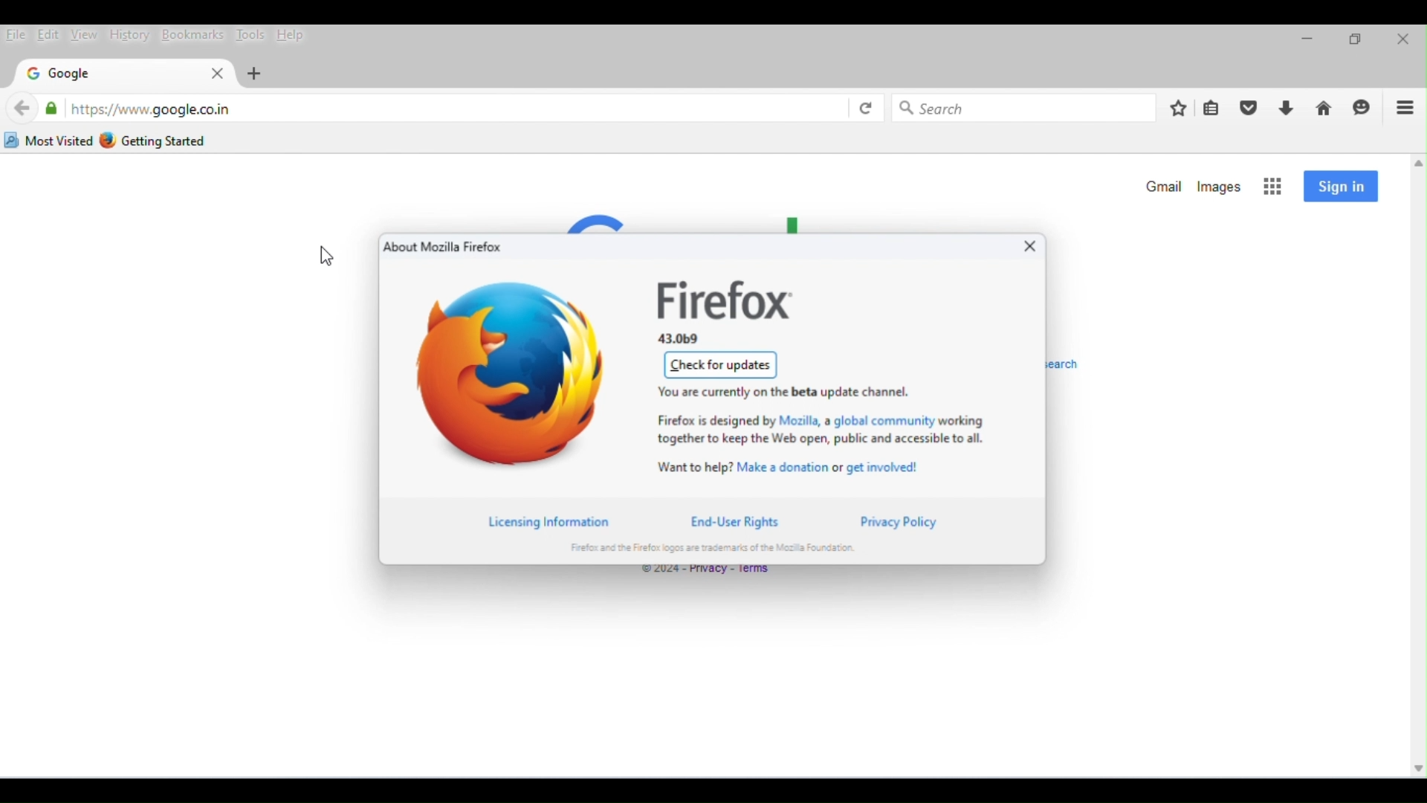 This screenshot has width=1427, height=803. Describe the element at coordinates (796, 465) in the screenshot. I see `link for helping mozilla by donation/ getting involved` at that location.